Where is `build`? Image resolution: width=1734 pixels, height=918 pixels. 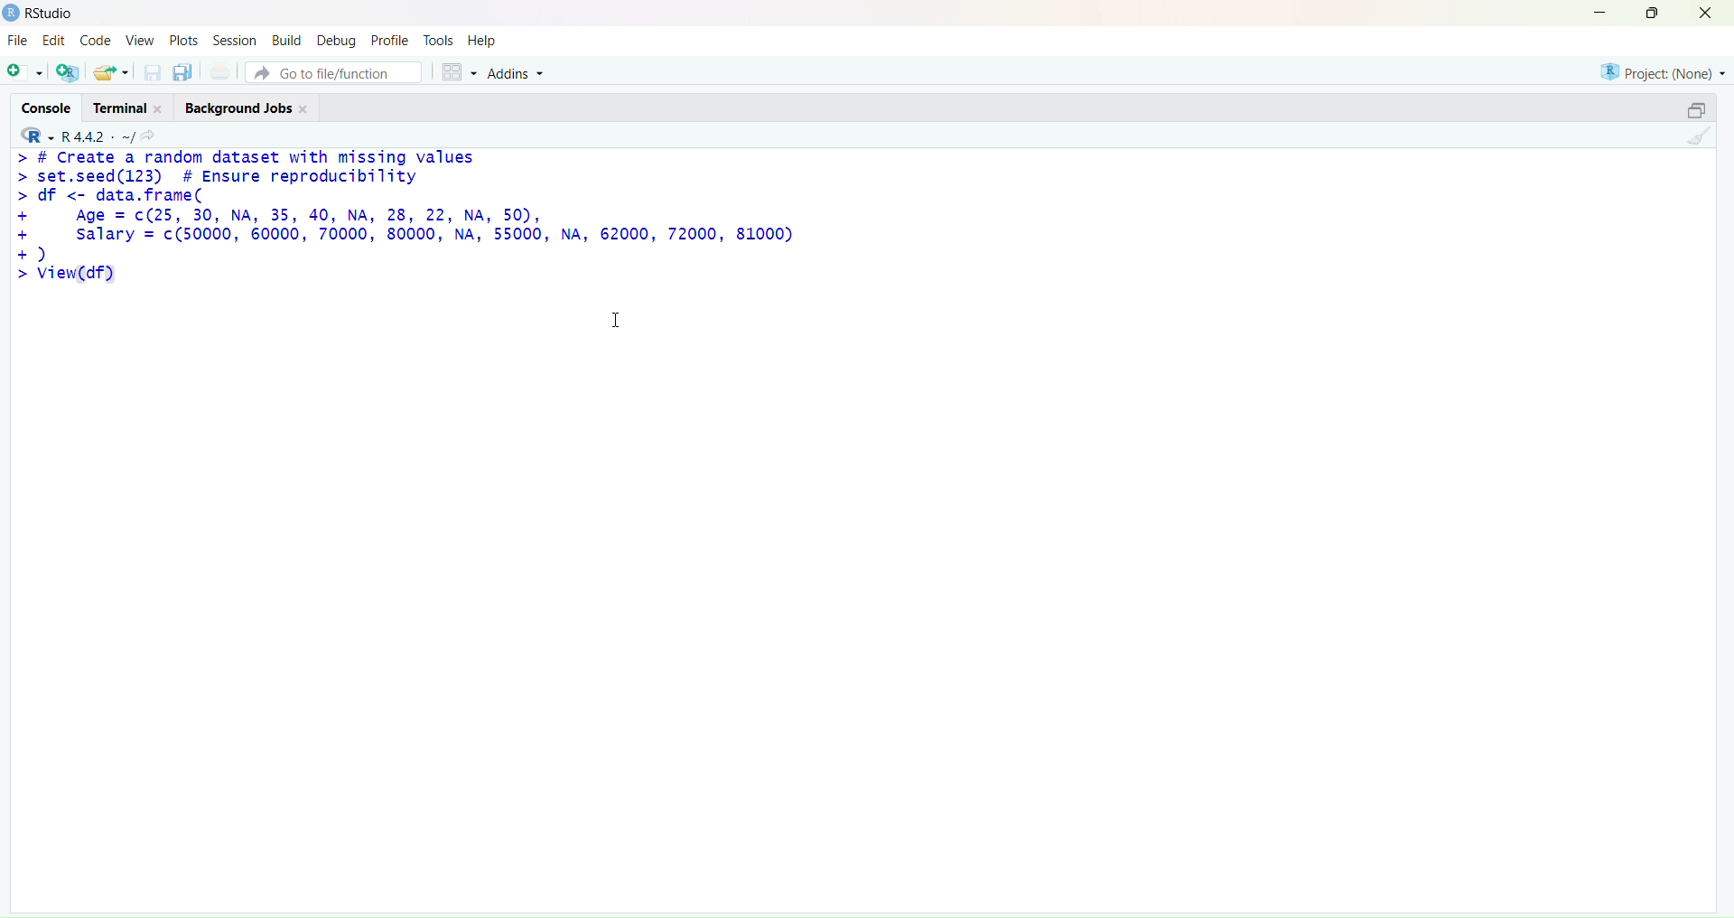 build is located at coordinates (286, 40).